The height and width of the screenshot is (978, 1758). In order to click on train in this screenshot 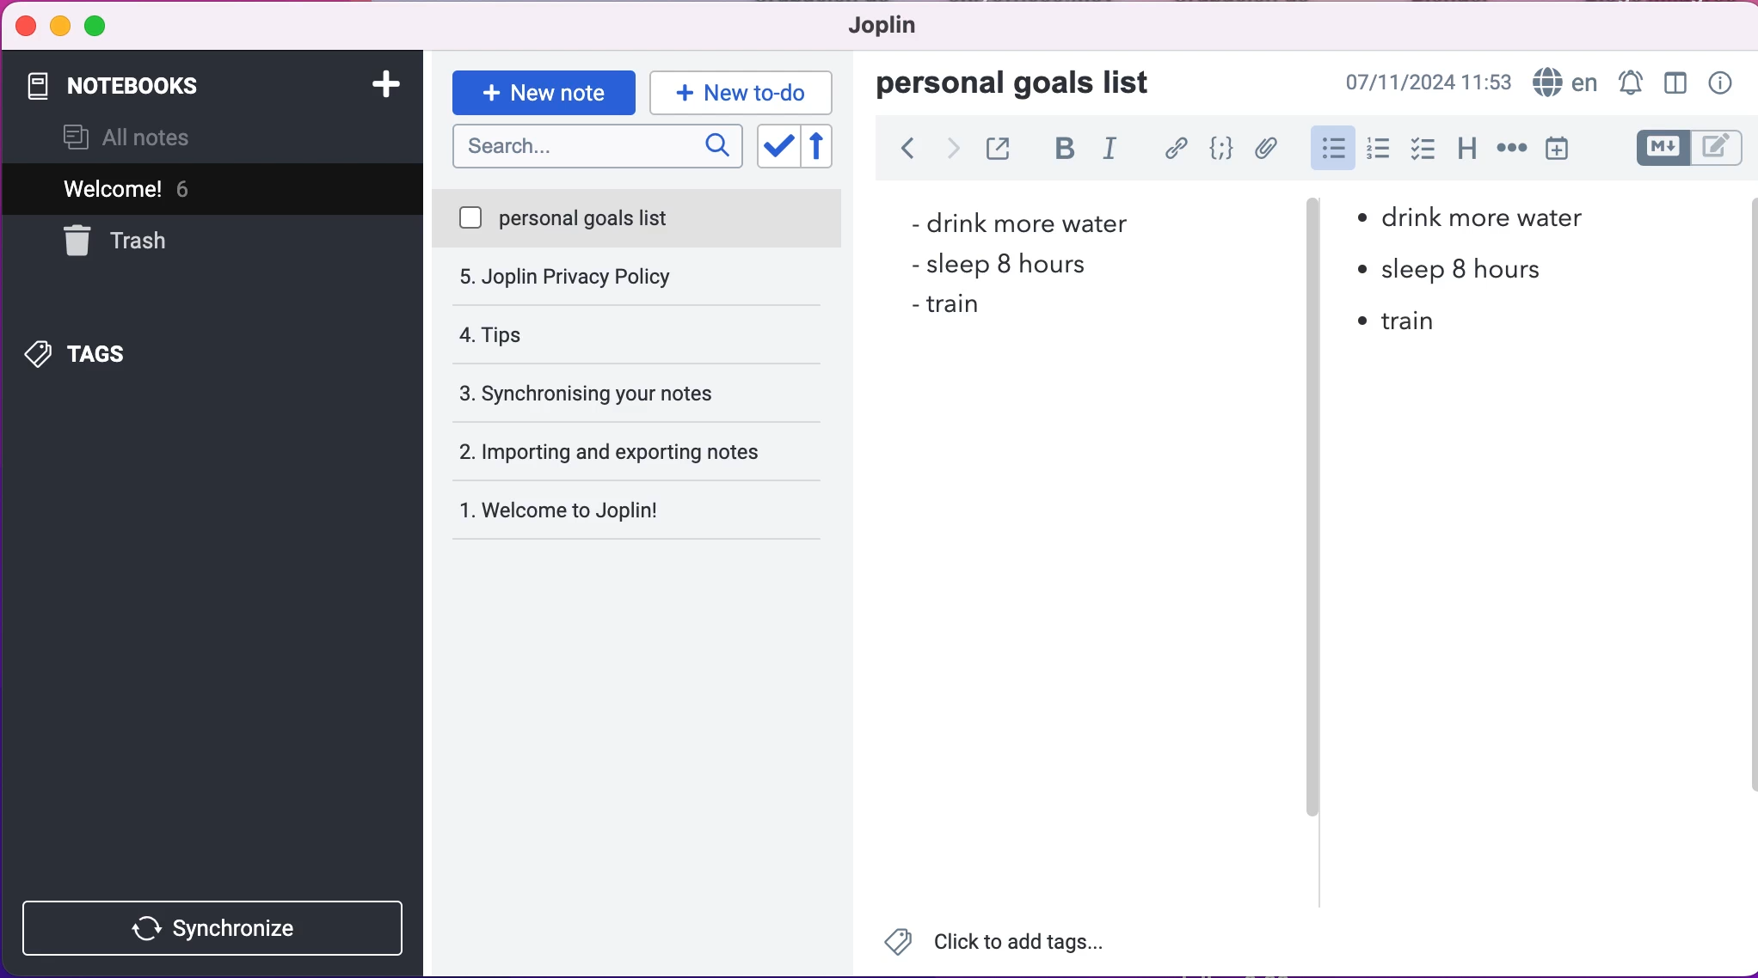, I will do `click(950, 305)`.